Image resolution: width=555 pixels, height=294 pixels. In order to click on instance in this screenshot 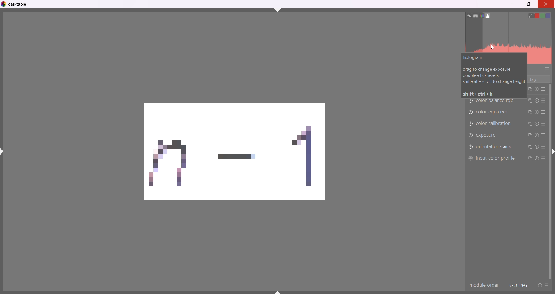, I will do `click(530, 90)`.